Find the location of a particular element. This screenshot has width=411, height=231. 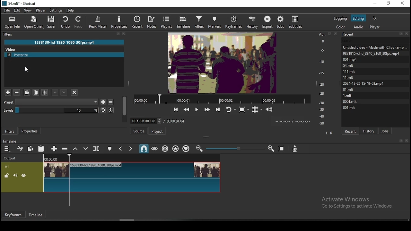

view is located at coordinates (28, 10).